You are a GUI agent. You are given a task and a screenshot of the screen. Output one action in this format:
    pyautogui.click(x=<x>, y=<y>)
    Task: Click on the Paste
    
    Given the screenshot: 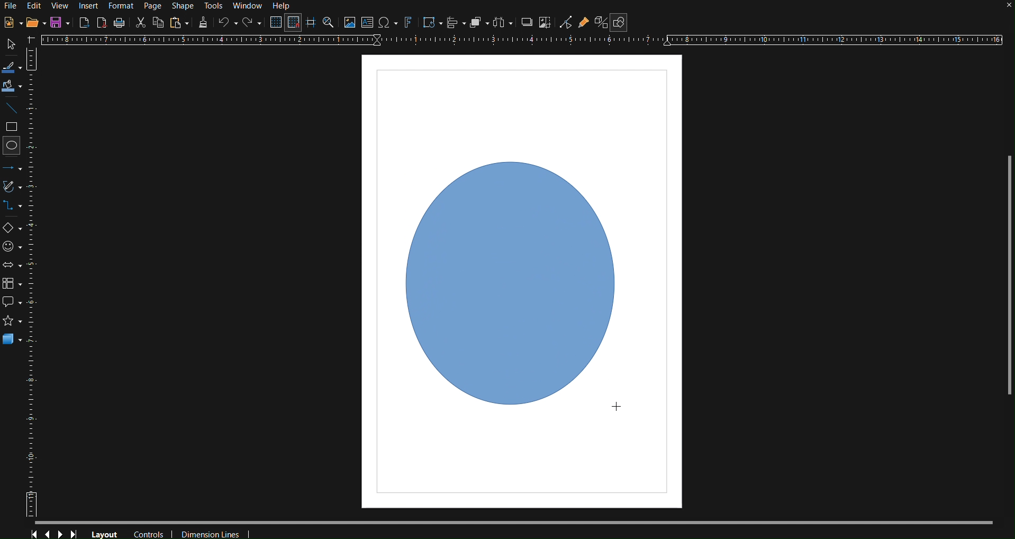 What is the action you would take?
    pyautogui.click(x=179, y=23)
    